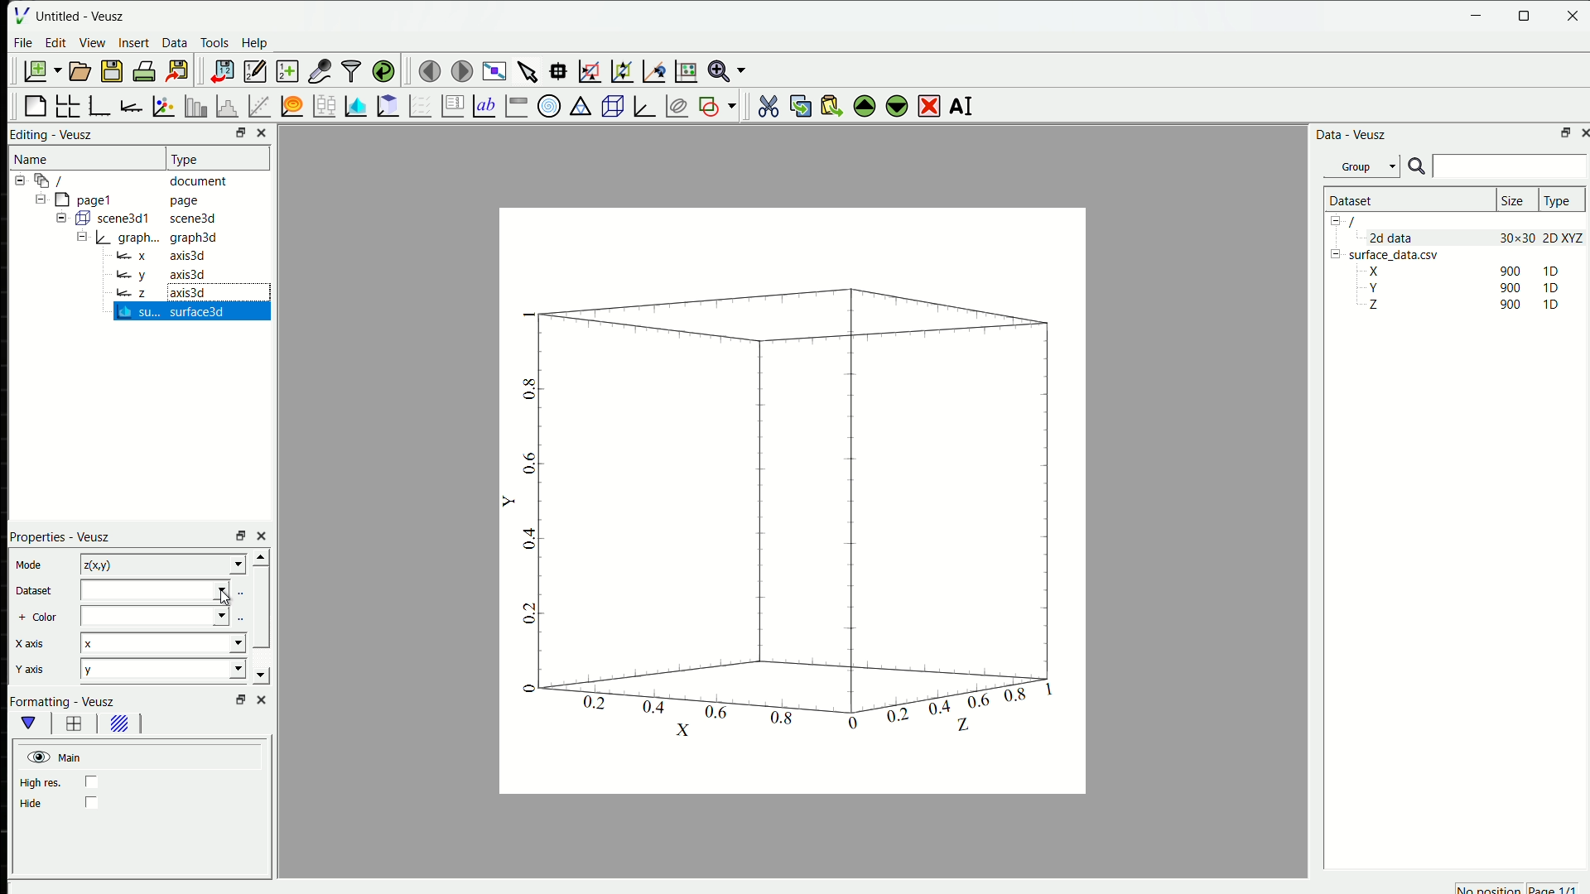 This screenshot has width=1590, height=894. What do you see at coordinates (30, 563) in the screenshot?
I see `Mode` at bounding box center [30, 563].